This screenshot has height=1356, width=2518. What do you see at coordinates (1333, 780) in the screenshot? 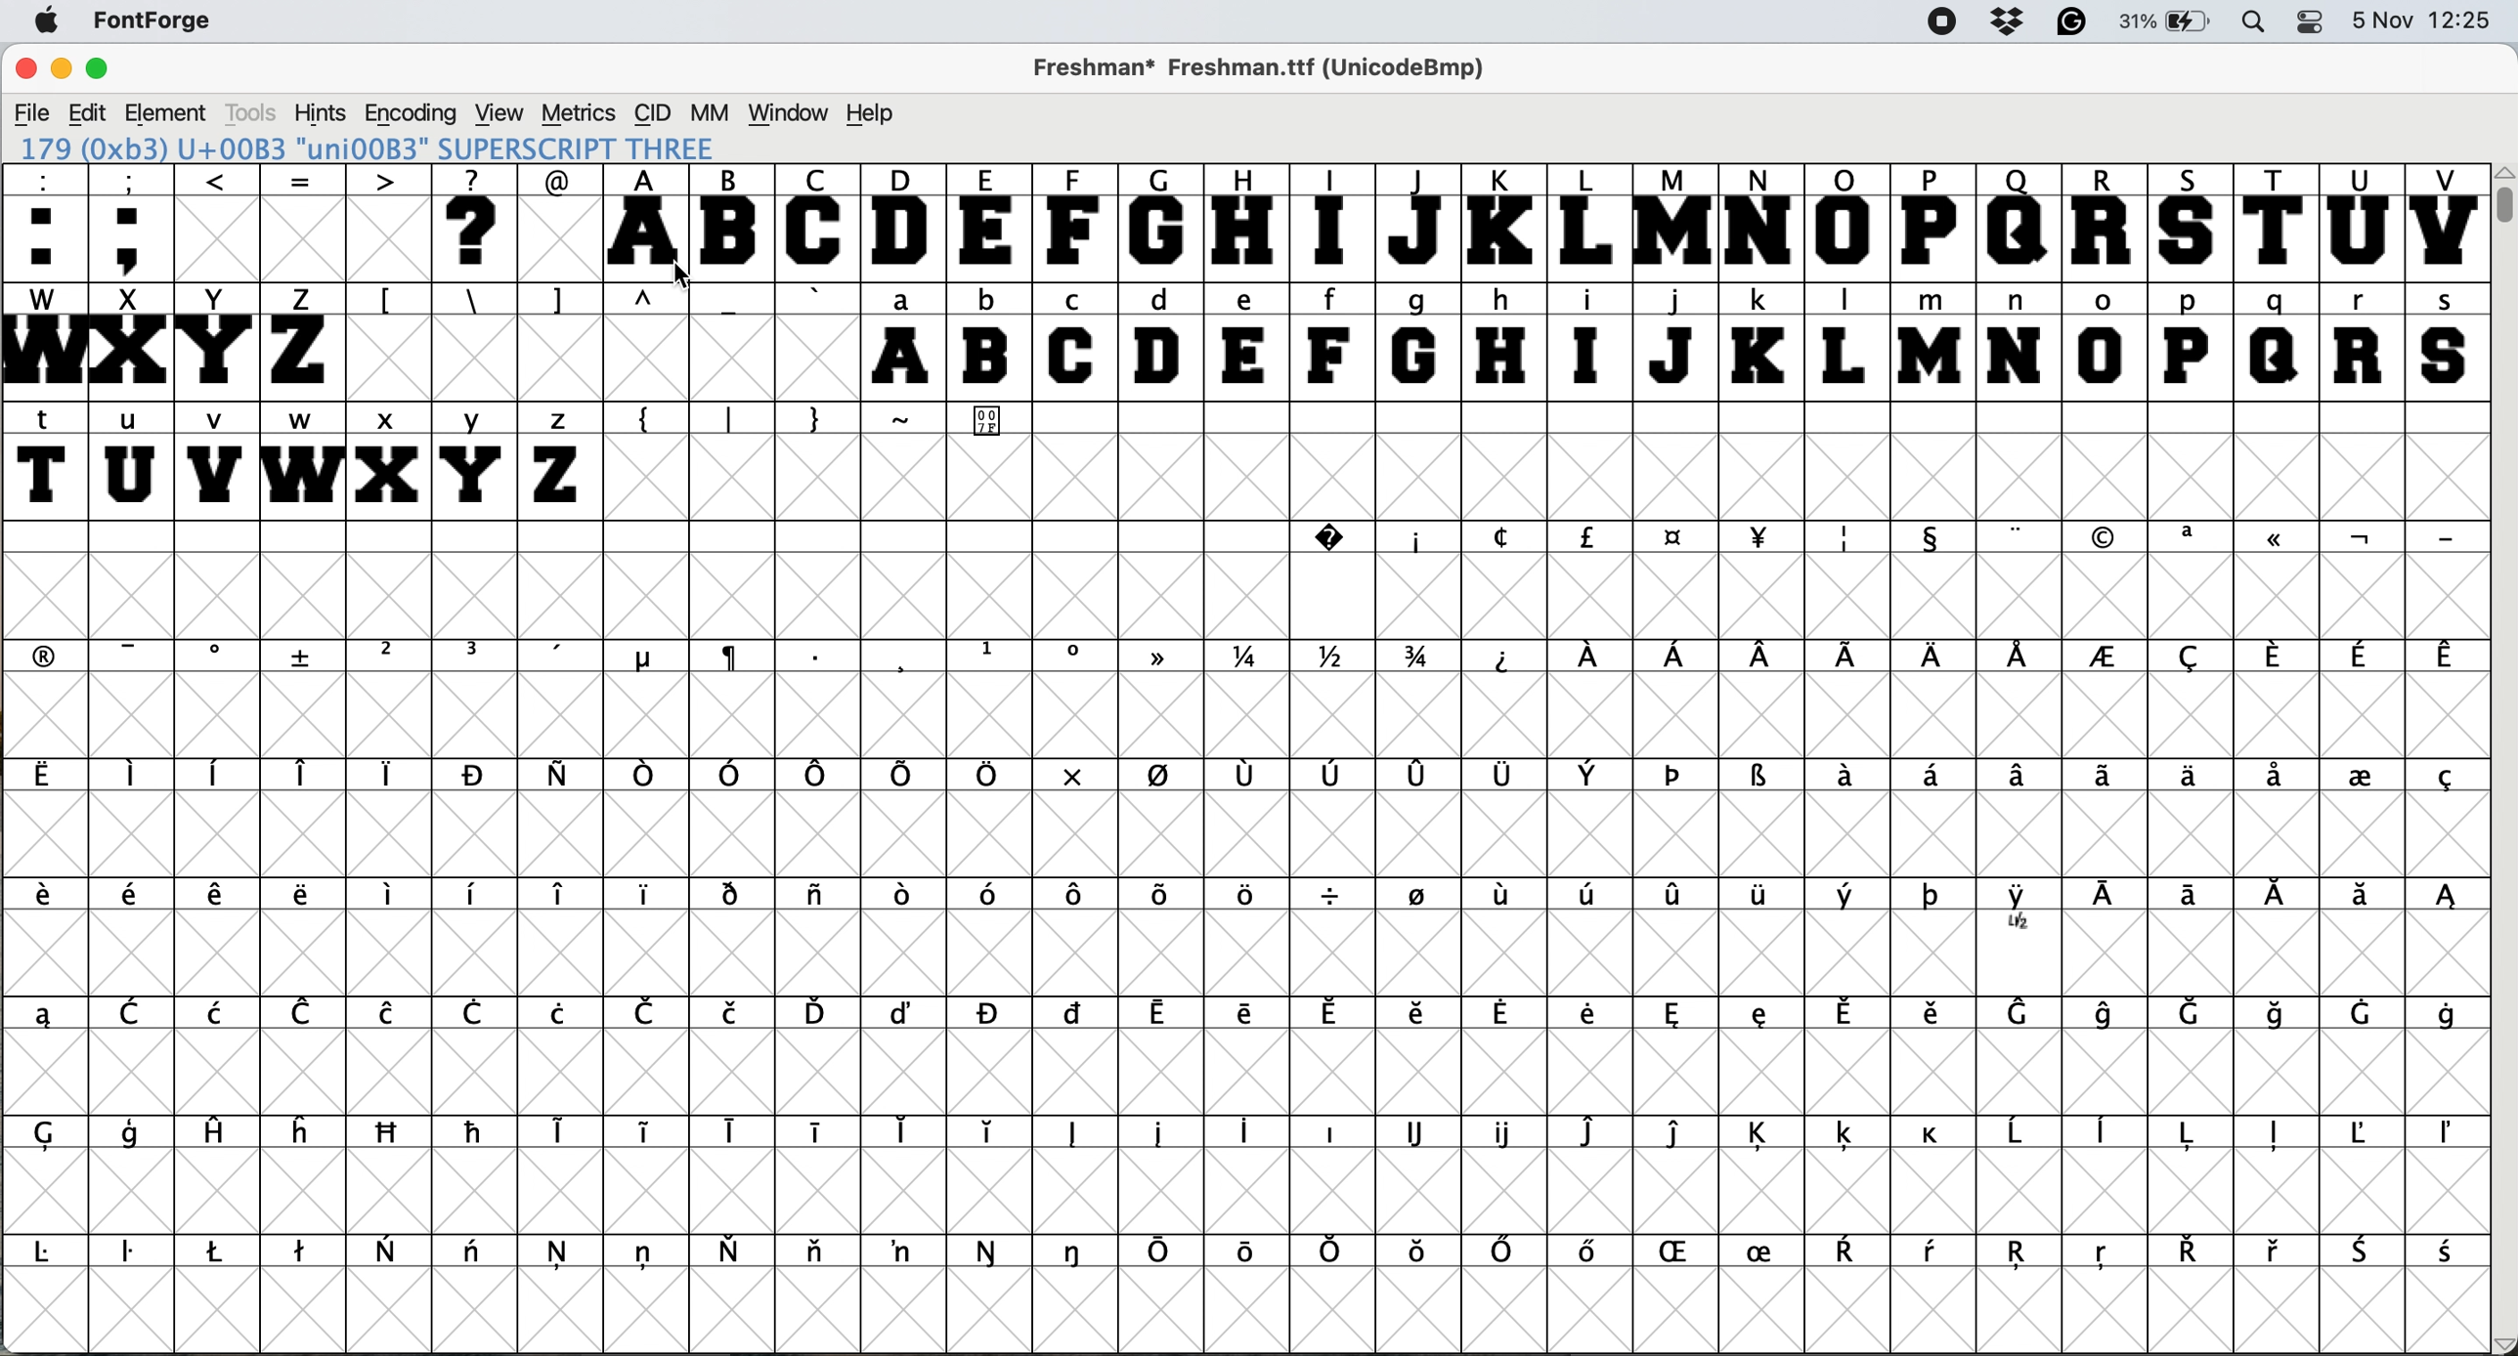
I see `symbol` at bounding box center [1333, 780].